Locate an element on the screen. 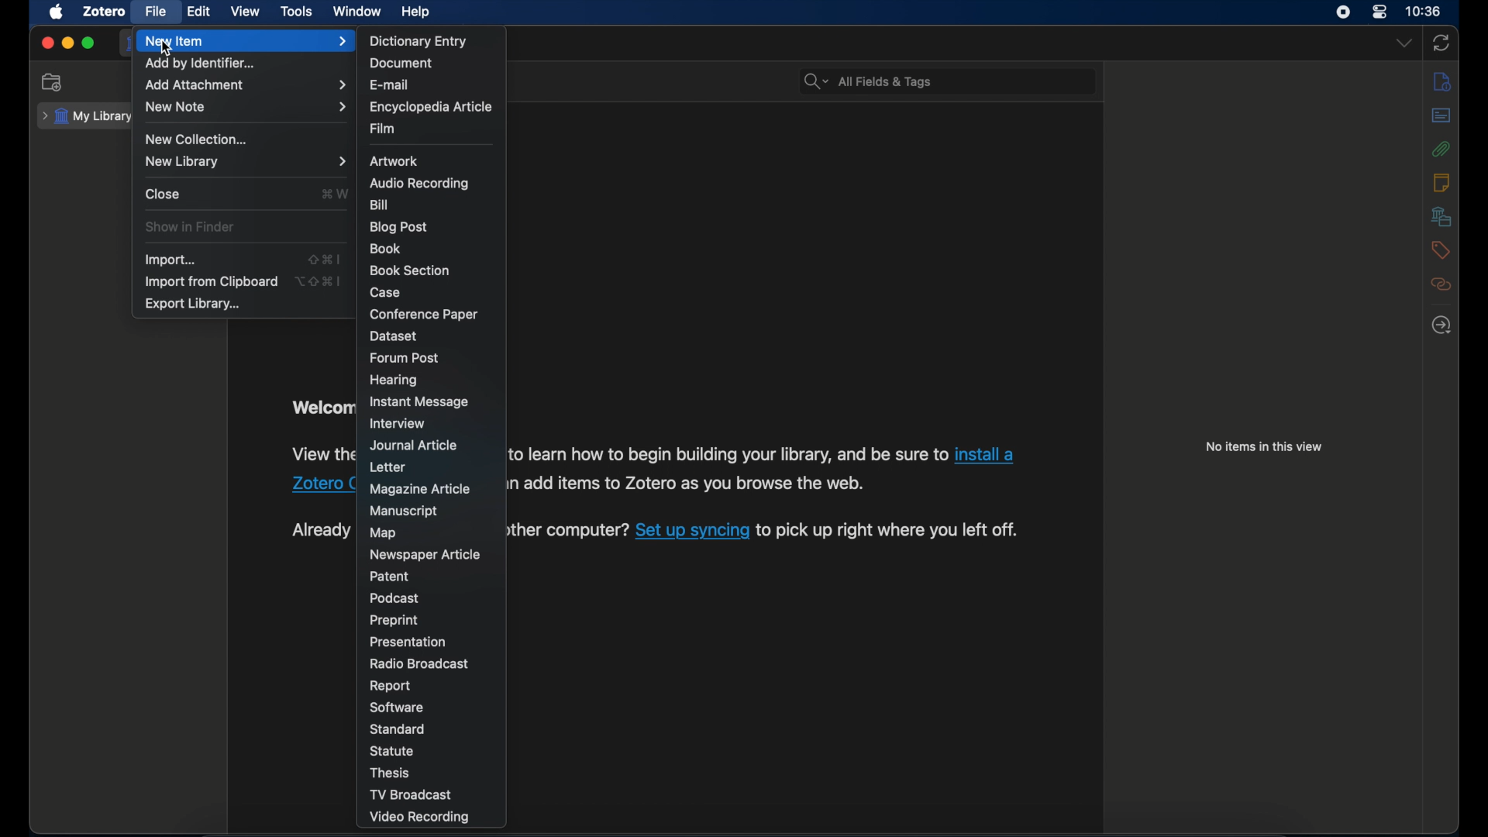 Image resolution: width=1488 pixels, height=837 pixels. cursor is located at coordinates (167, 49).